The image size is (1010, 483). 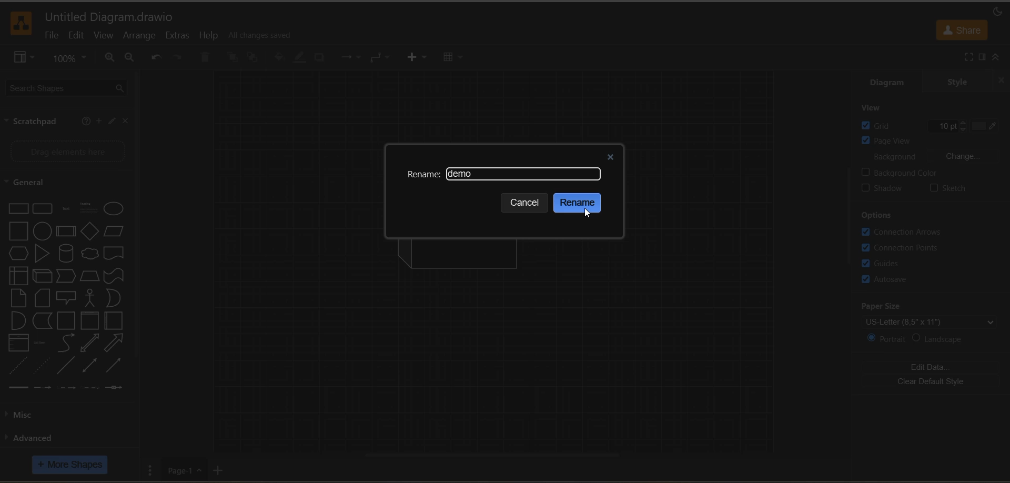 I want to click on diagram, so click(x=887, y=84).